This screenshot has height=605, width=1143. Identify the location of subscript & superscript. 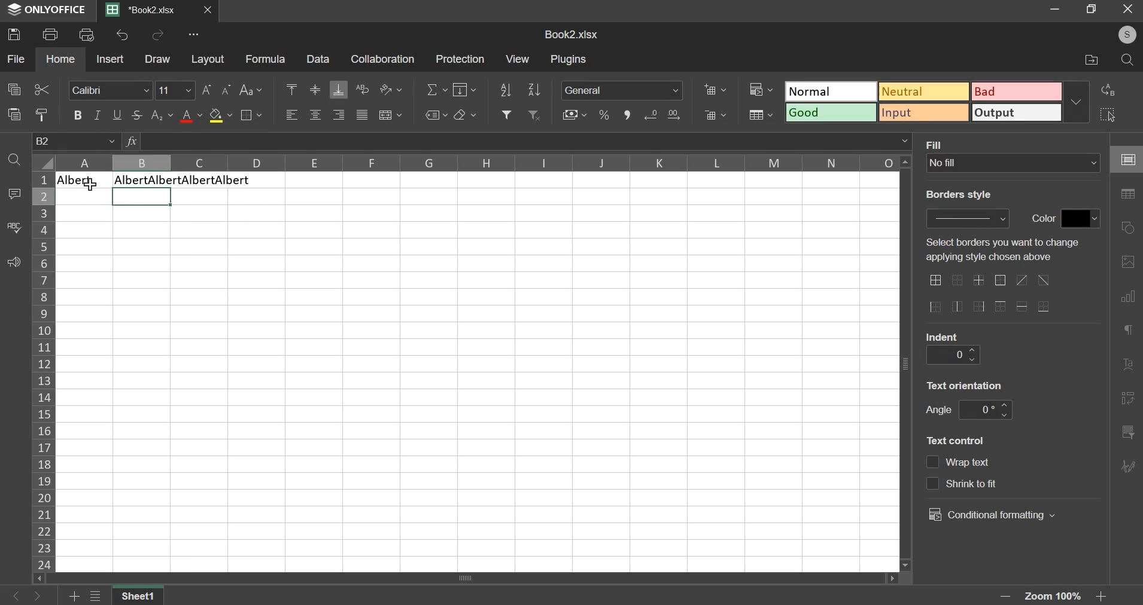
(162, 115).